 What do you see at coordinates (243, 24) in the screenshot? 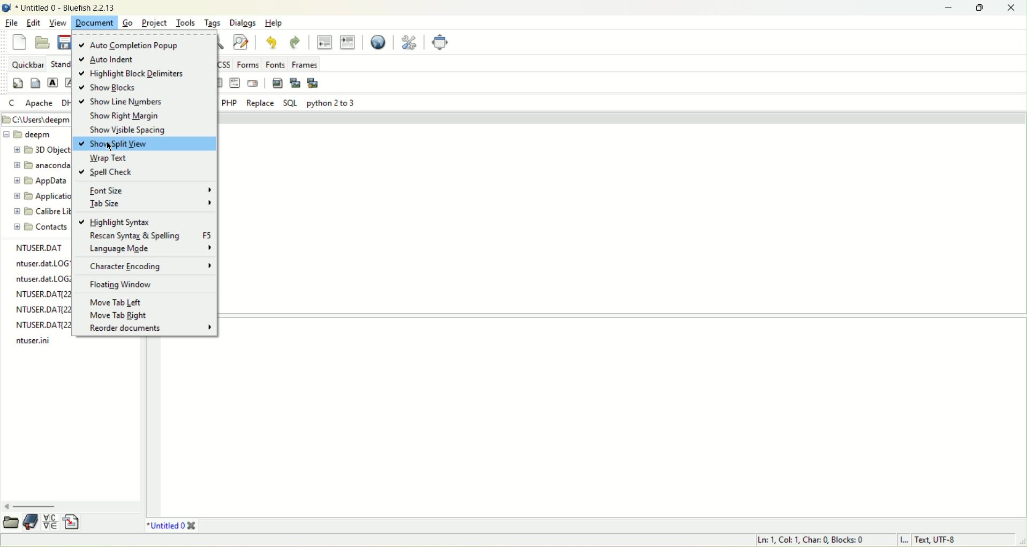
I see `dialogs` at bounding box center [243, 24].